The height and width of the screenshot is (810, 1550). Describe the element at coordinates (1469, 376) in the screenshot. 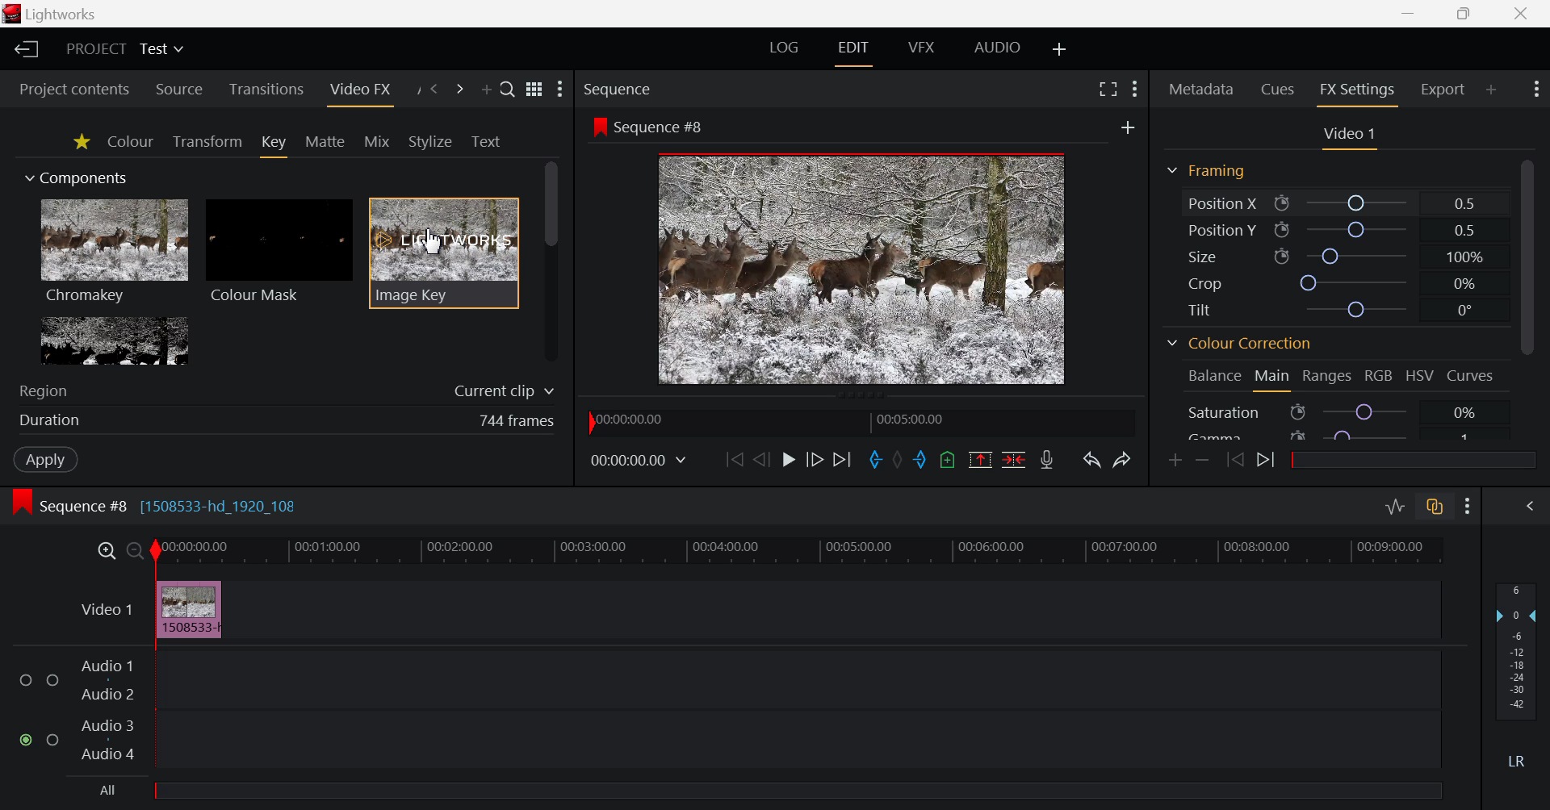

I see `Curves` at that location.